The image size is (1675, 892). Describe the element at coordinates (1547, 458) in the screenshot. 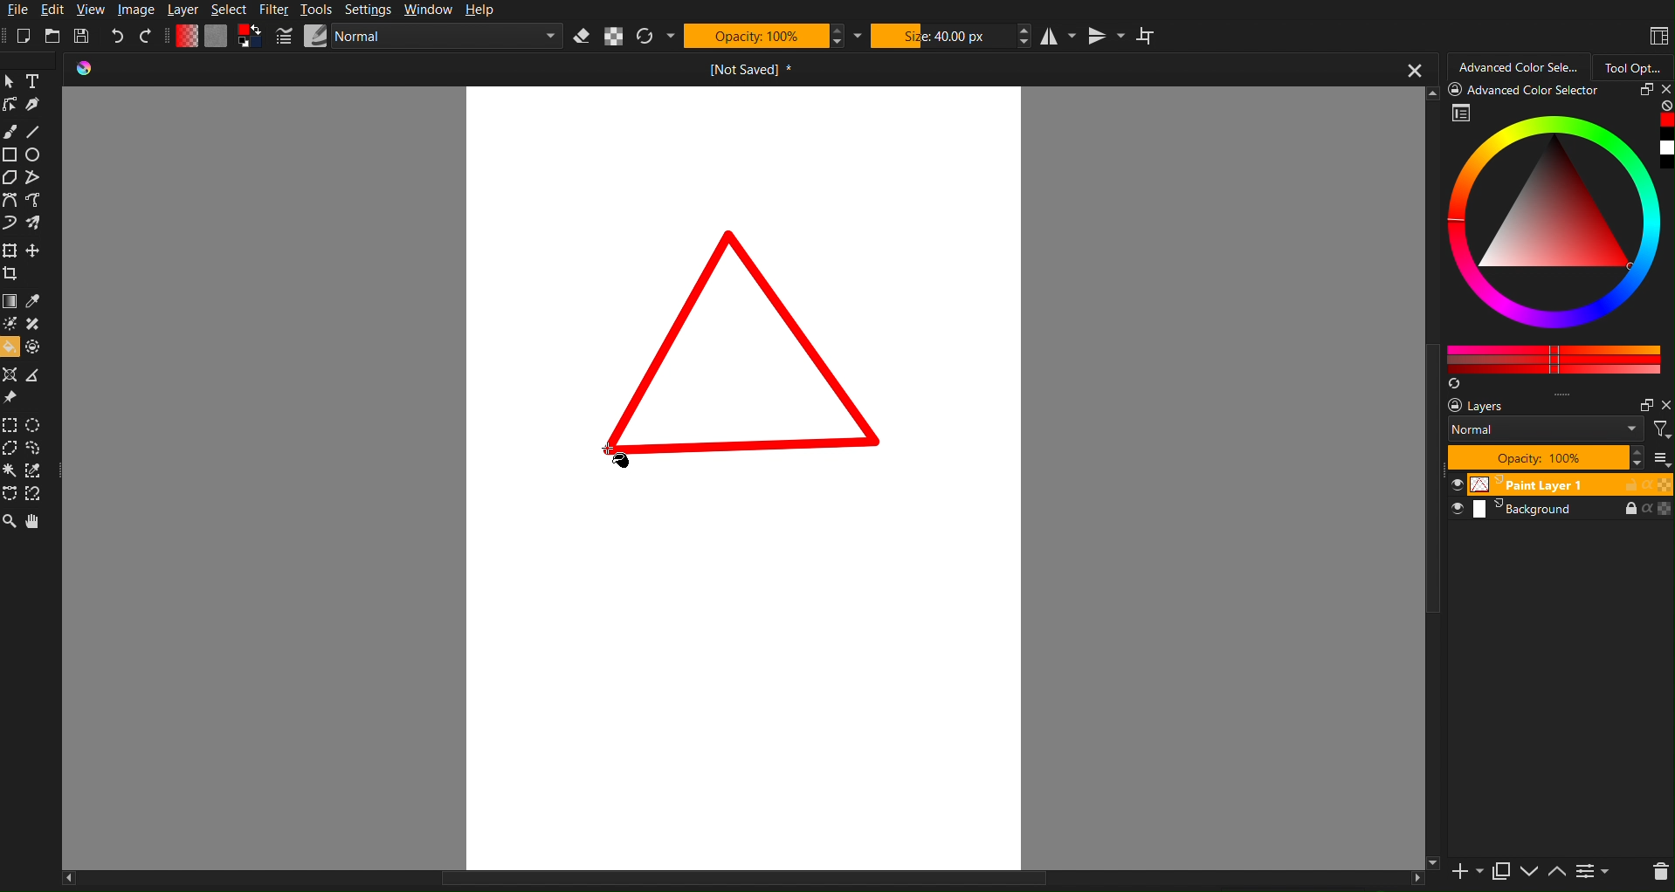

I see `opacity: 100%` at that location.